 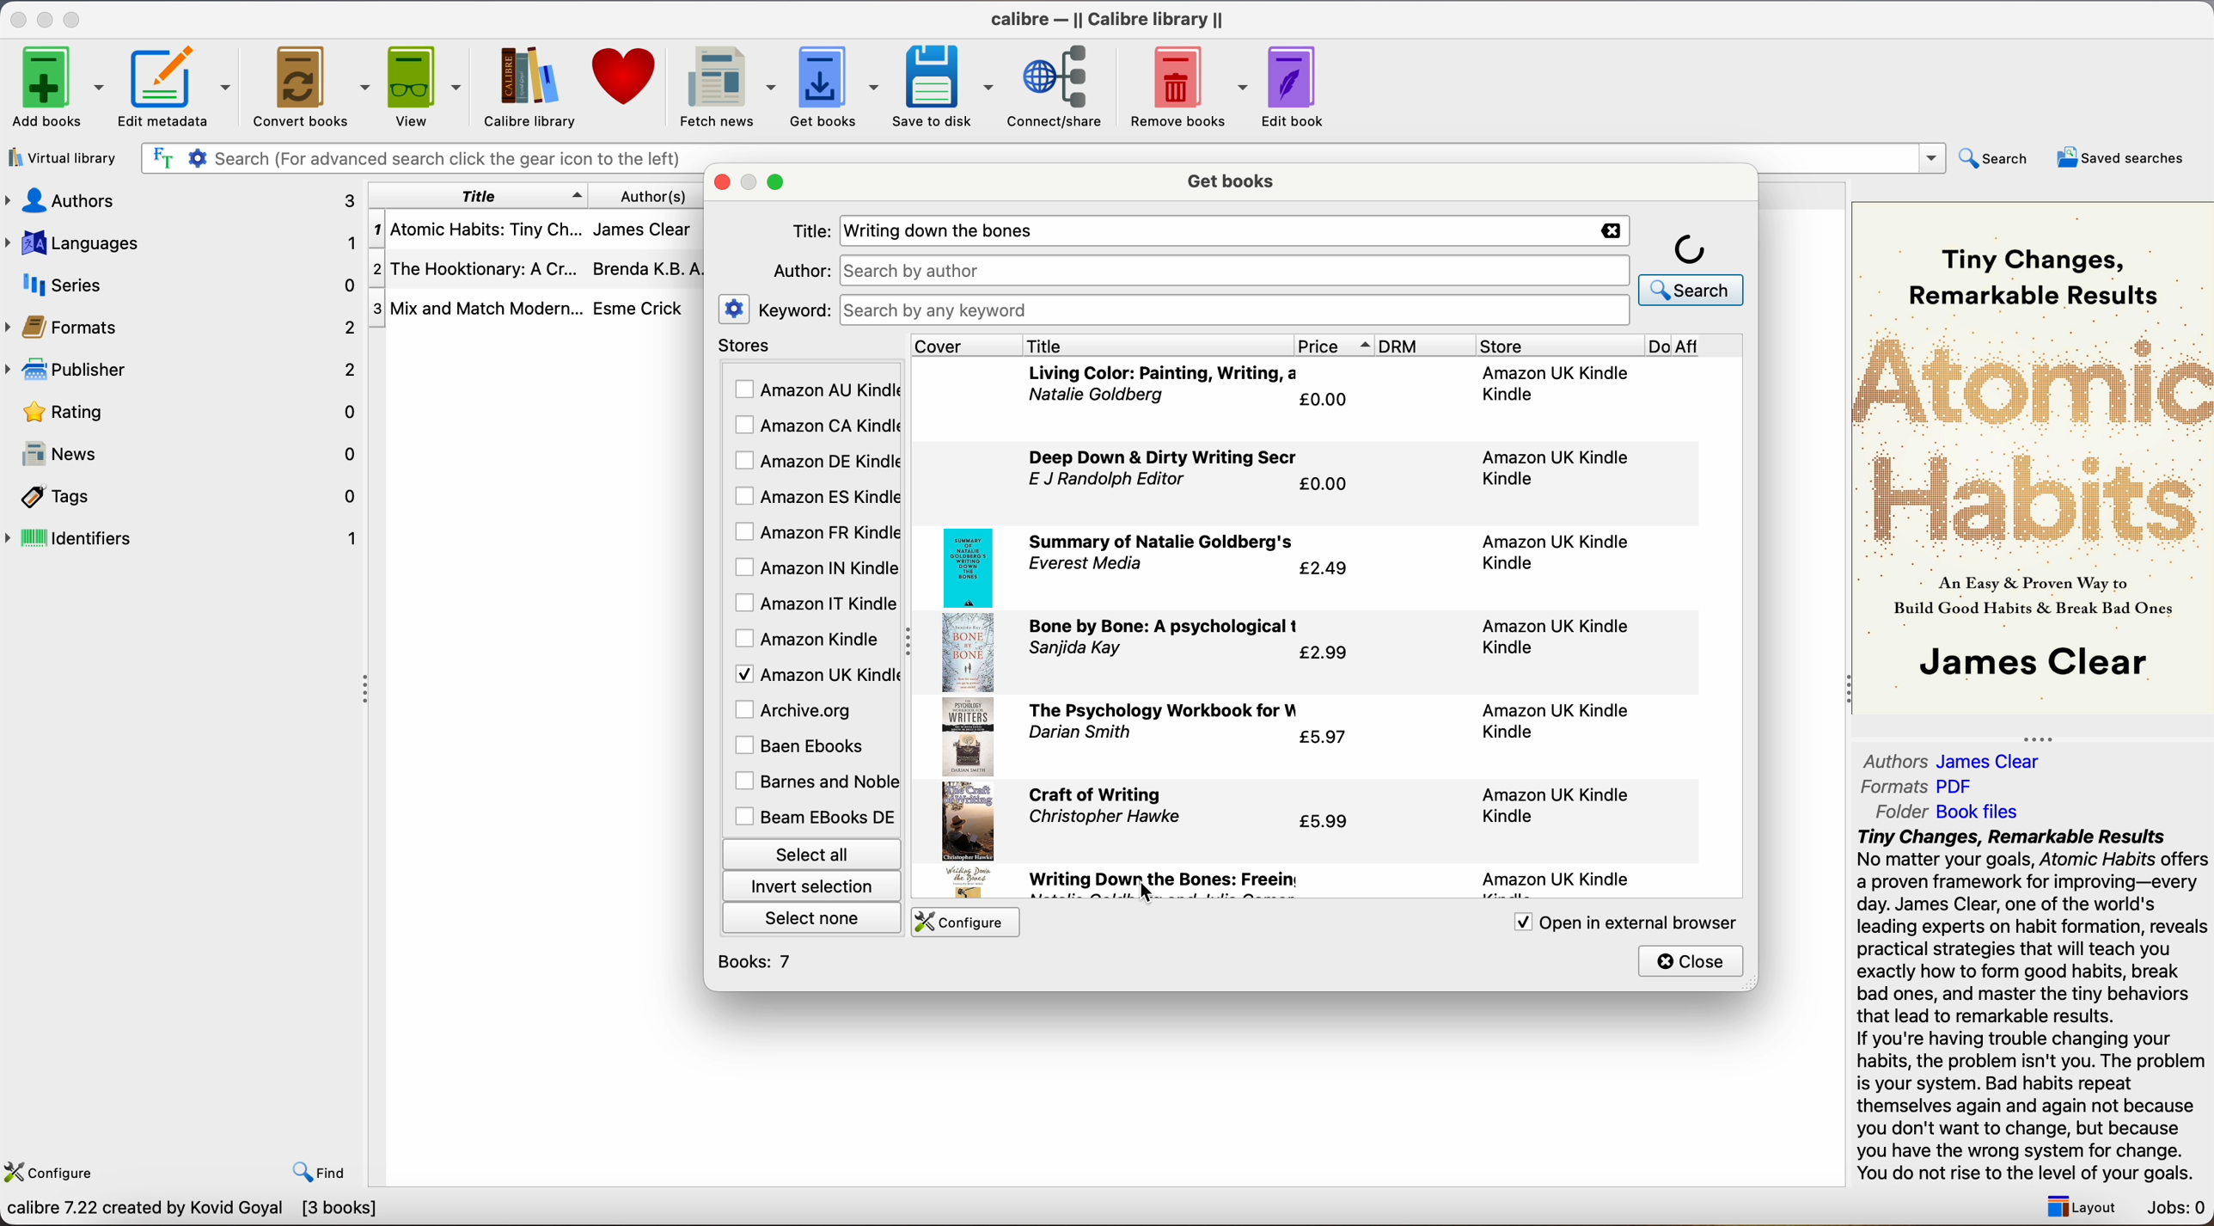 What do you see at coordinates (416, 159) in the screenshot?
I see `search bar` at bounding box center [416, 159].